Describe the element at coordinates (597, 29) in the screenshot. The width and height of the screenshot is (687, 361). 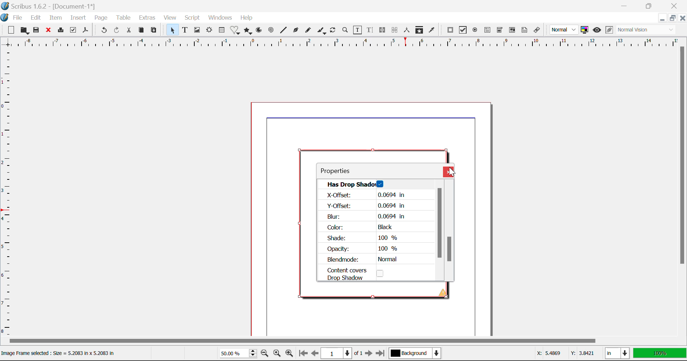
I see `Preview` at that location.